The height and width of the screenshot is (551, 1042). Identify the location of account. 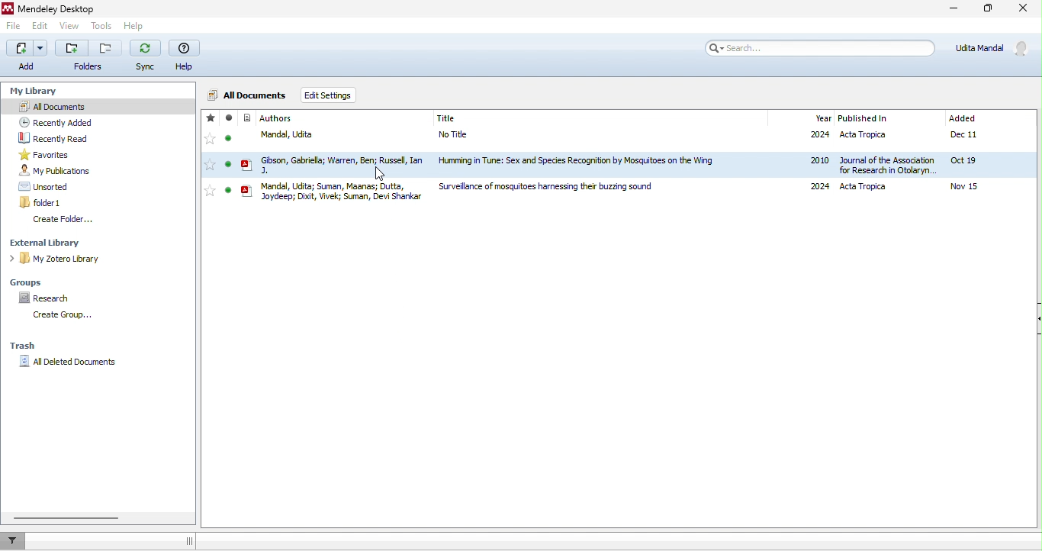
(989, 50).